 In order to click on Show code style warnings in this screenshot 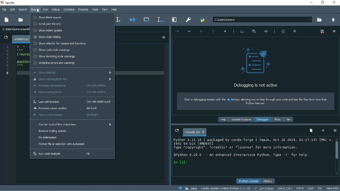, I will do `click(71, 50)`.